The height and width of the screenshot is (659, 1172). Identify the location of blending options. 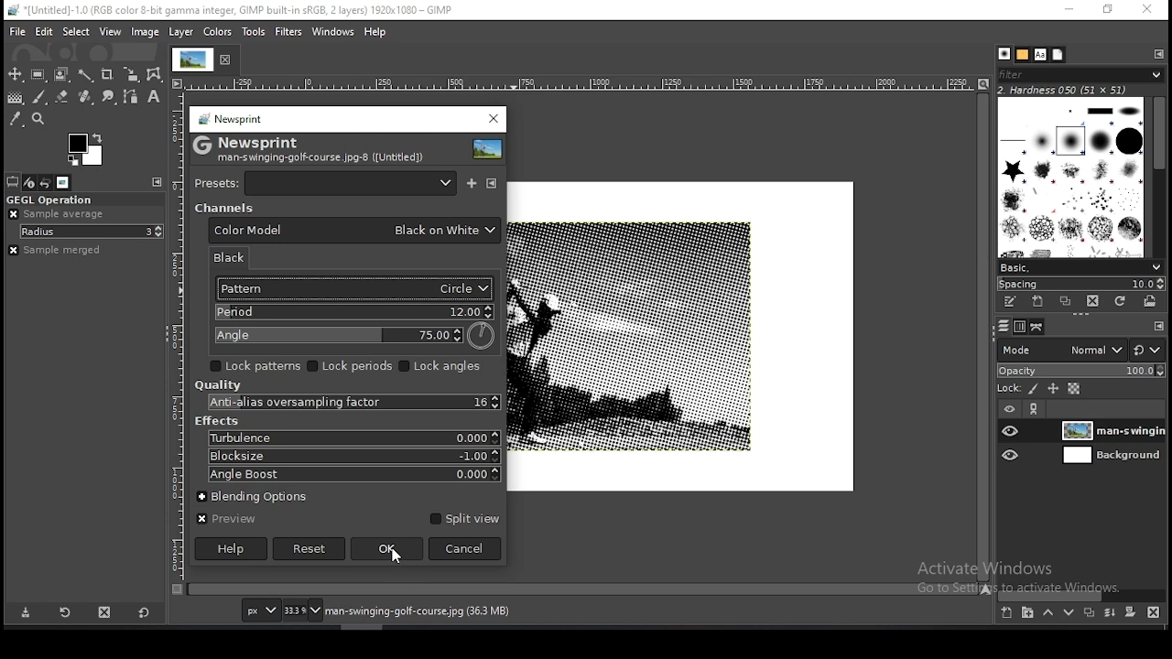
(262, 494).